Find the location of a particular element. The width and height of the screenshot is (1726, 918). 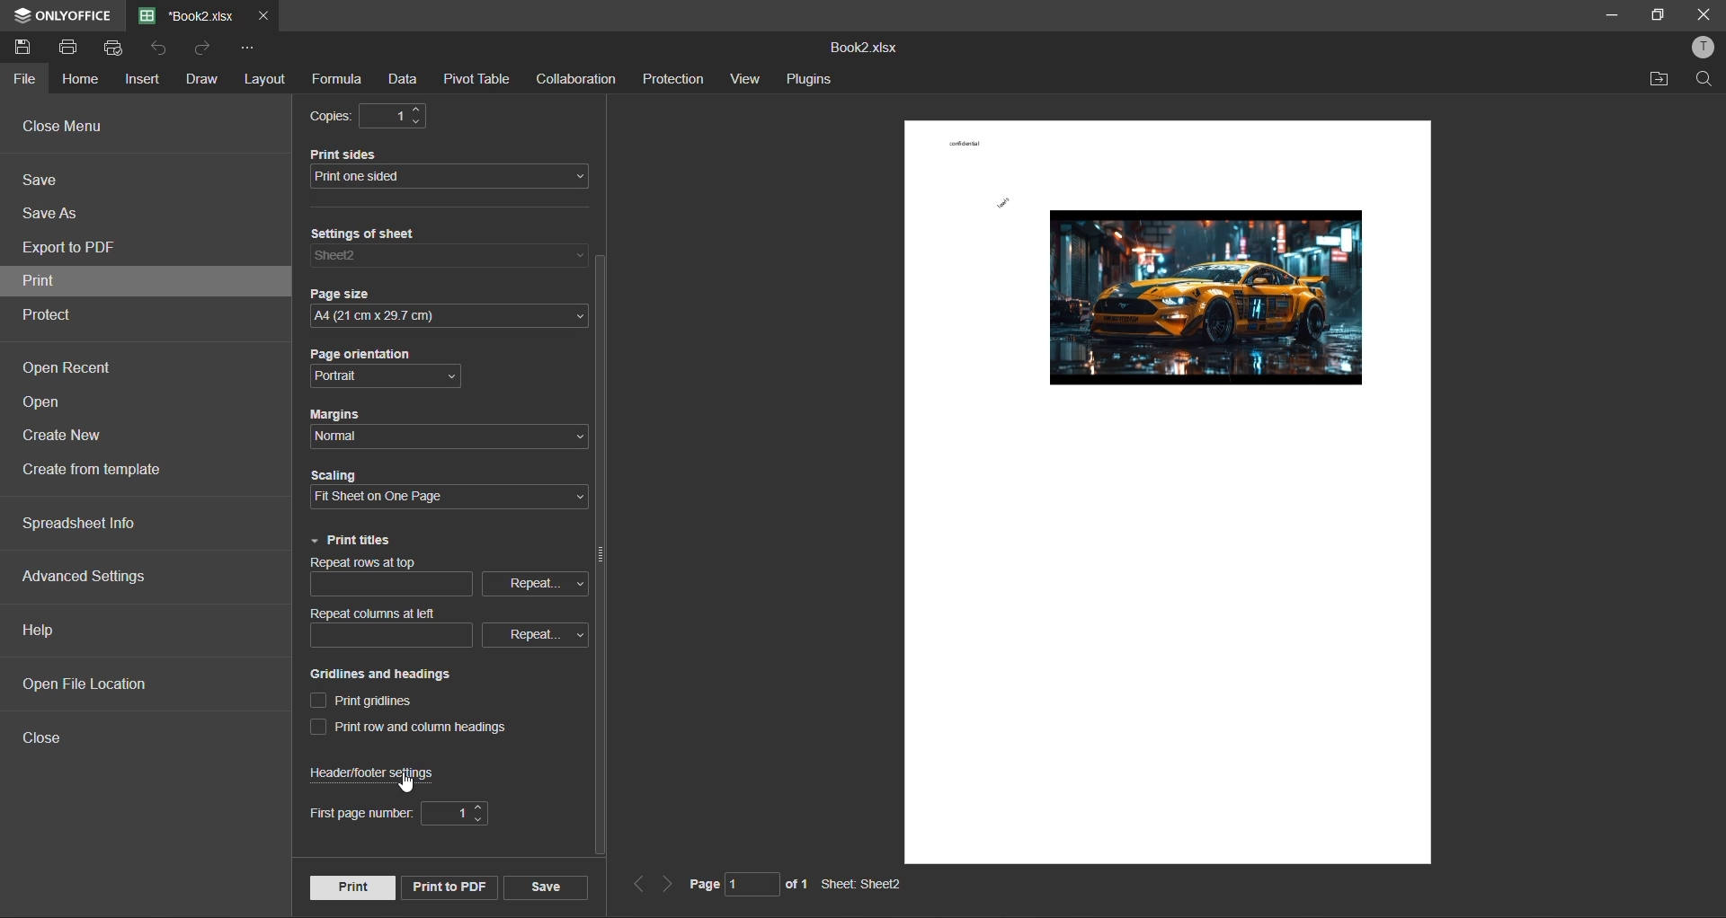

Sheet: Sheet2 is located at coordinates (862, 885).